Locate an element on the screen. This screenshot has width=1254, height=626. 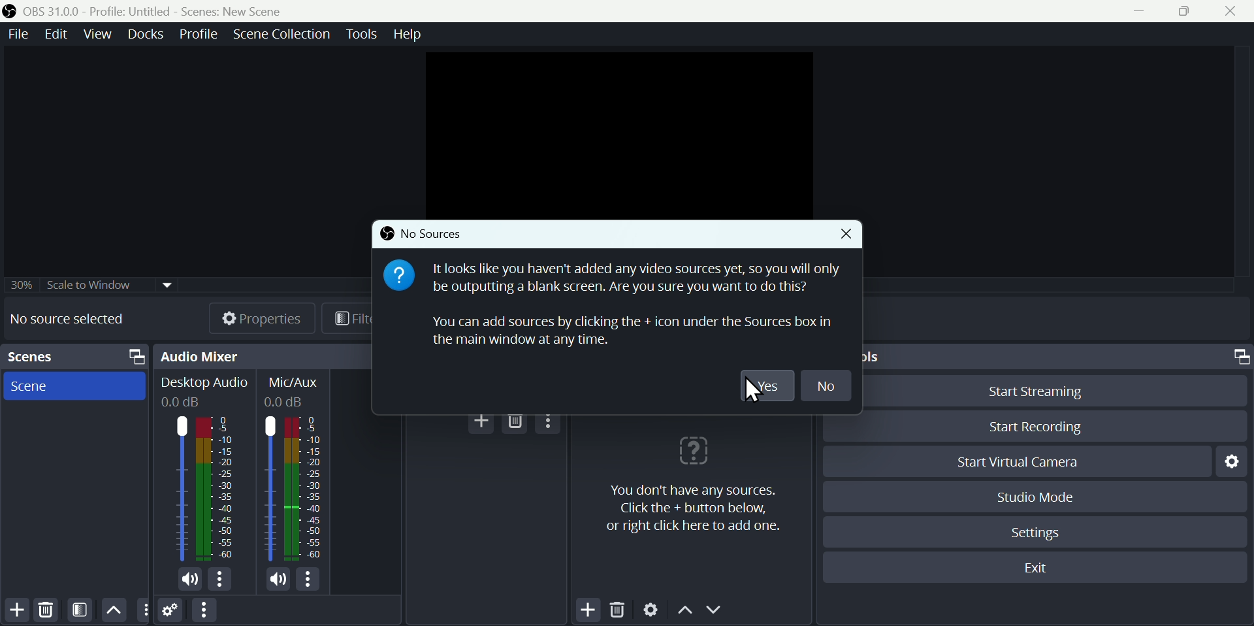
Delete is located at coordinates (616, 610).